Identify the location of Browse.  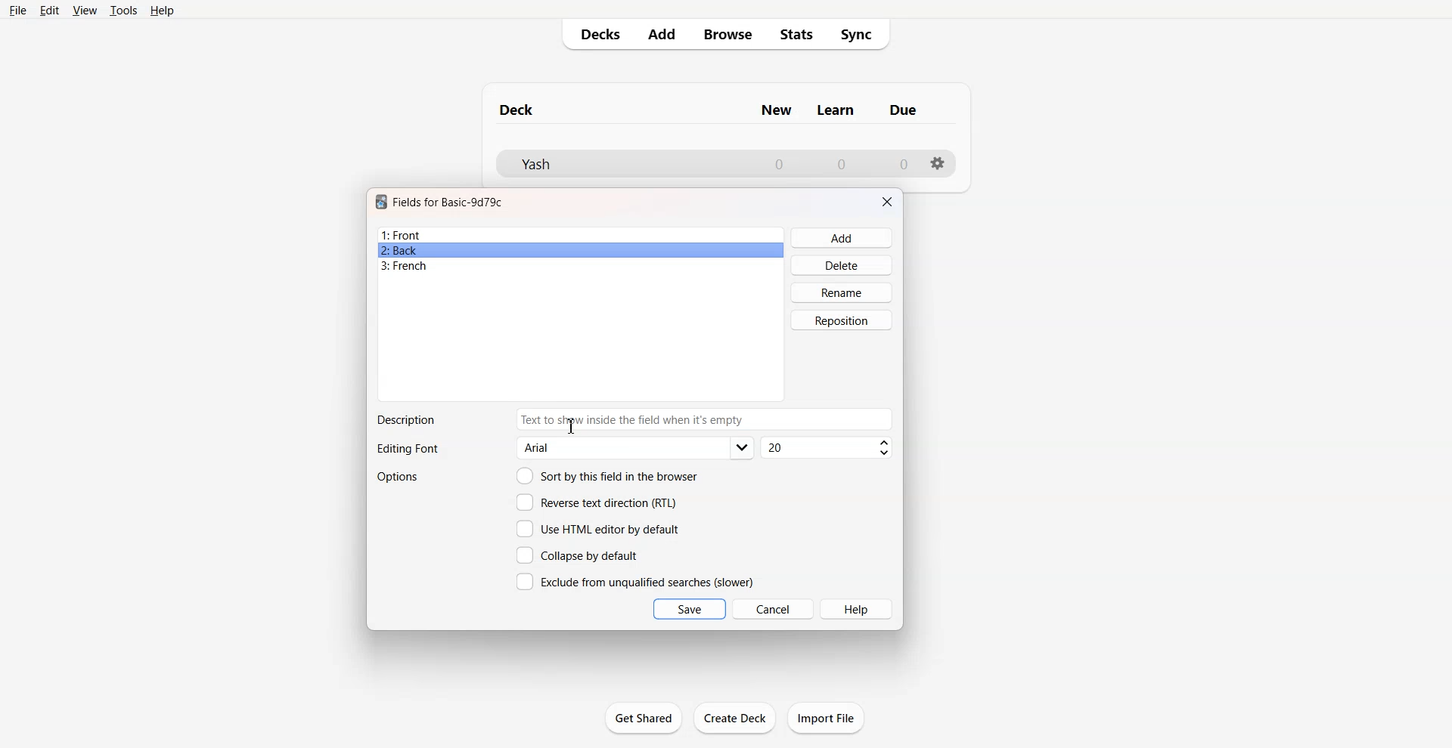
(727, 34).